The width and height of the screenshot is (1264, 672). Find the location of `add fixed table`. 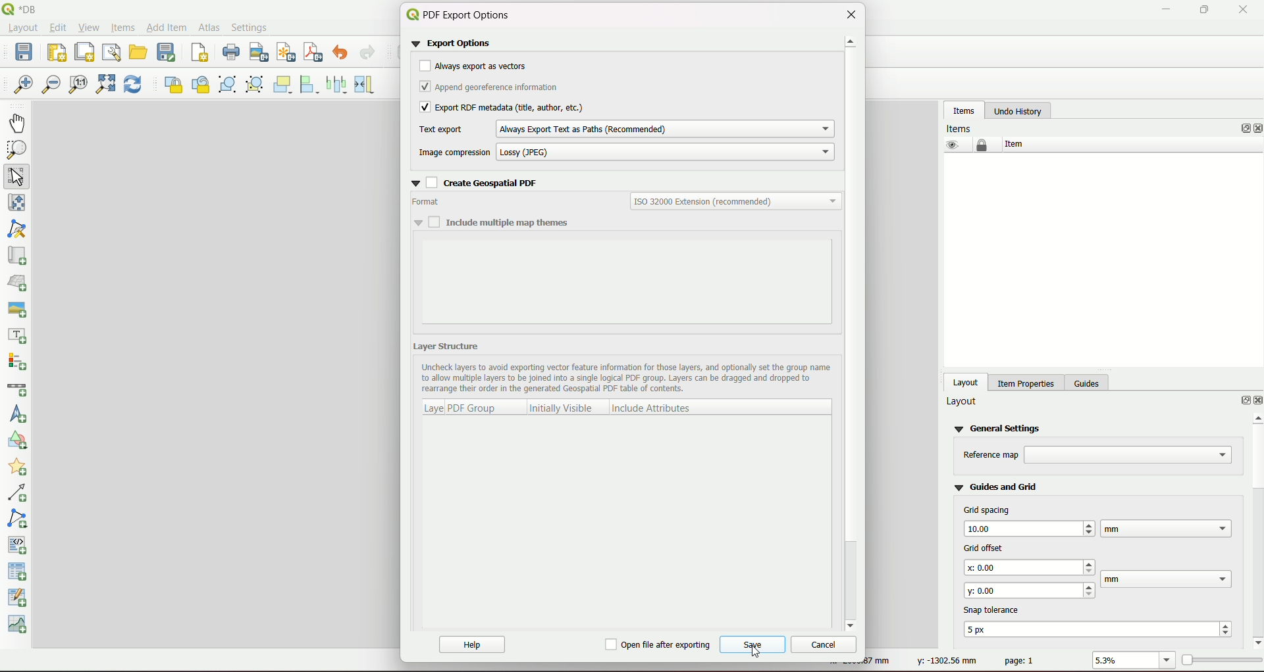

add fixed table is located at coordinates (19, 571).